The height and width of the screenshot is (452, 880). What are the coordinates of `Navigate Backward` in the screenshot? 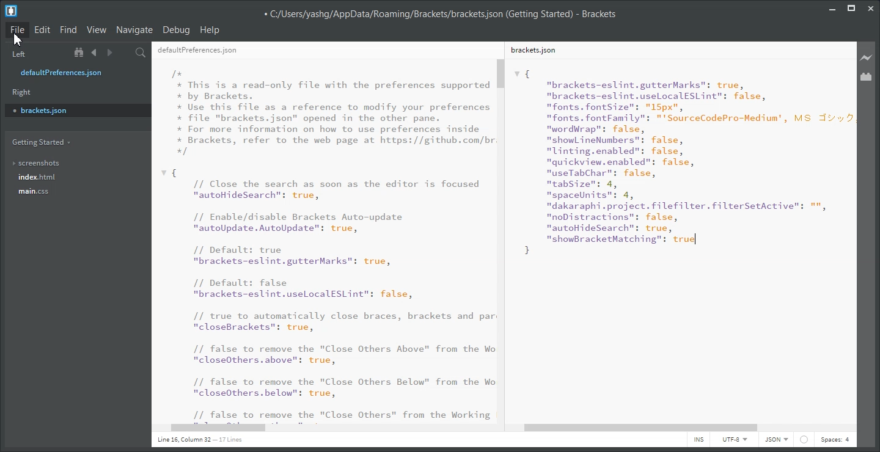 It's located at (94, 53).